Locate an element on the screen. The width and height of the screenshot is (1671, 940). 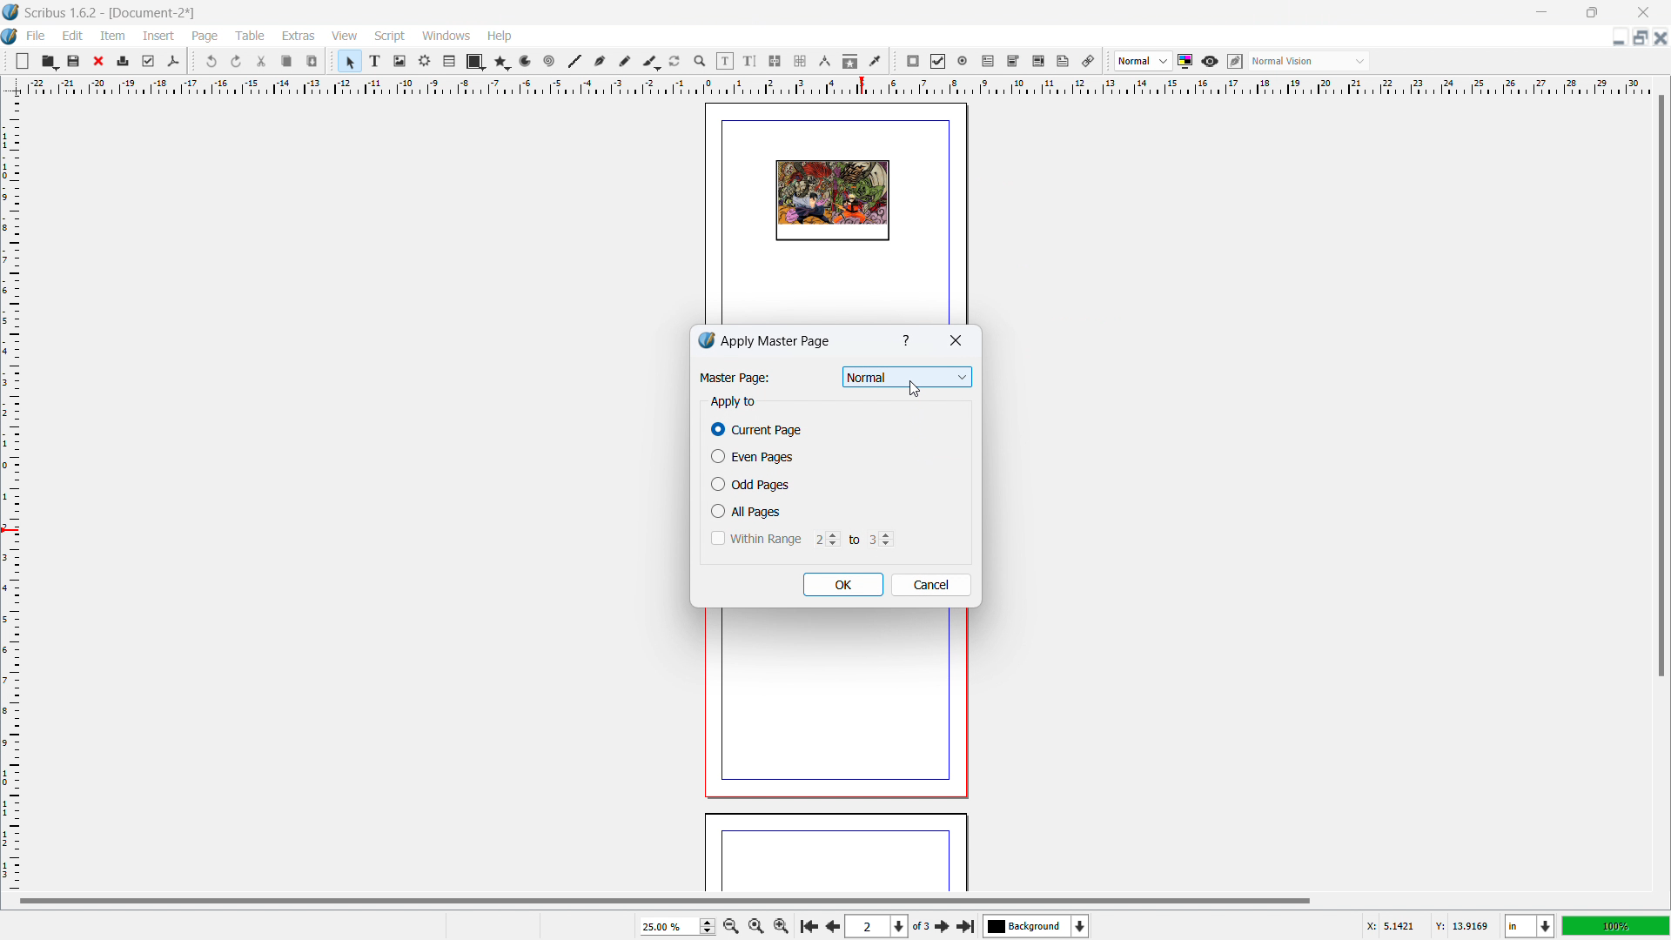
paste is located at coordinates (312, 61).